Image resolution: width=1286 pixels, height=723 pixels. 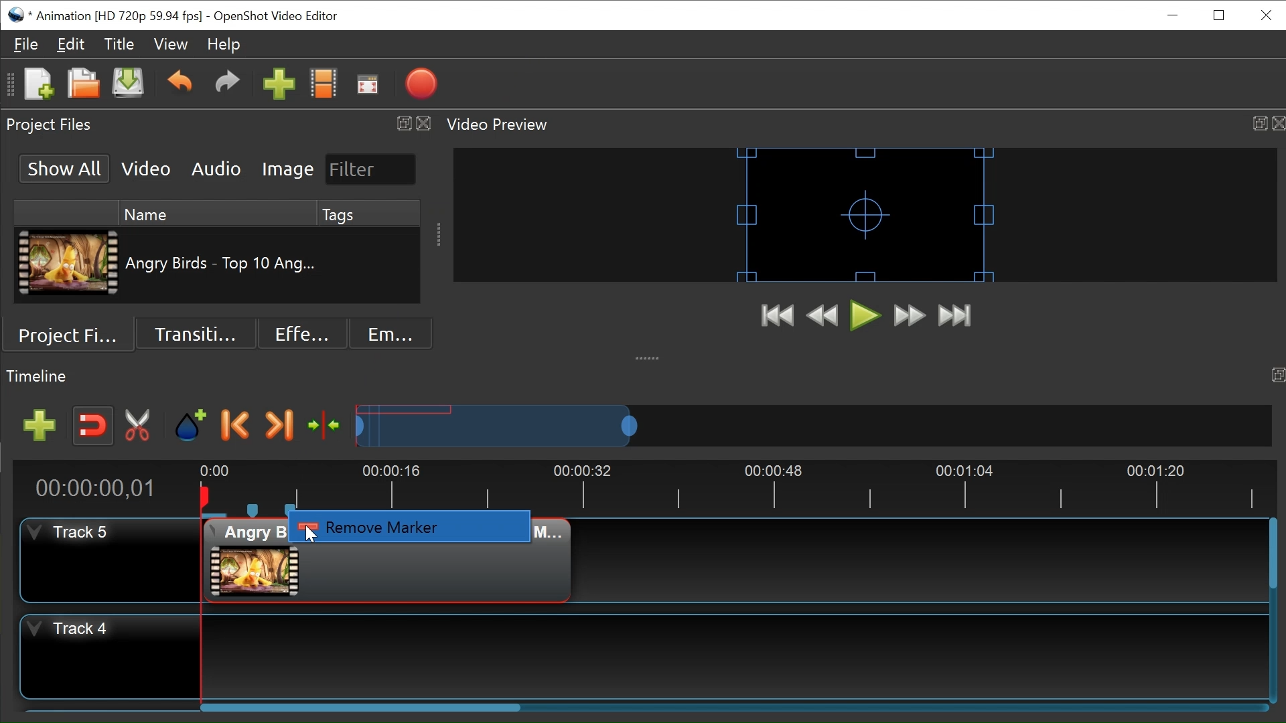 I want to click on Close, so click(x=1267, y=15).